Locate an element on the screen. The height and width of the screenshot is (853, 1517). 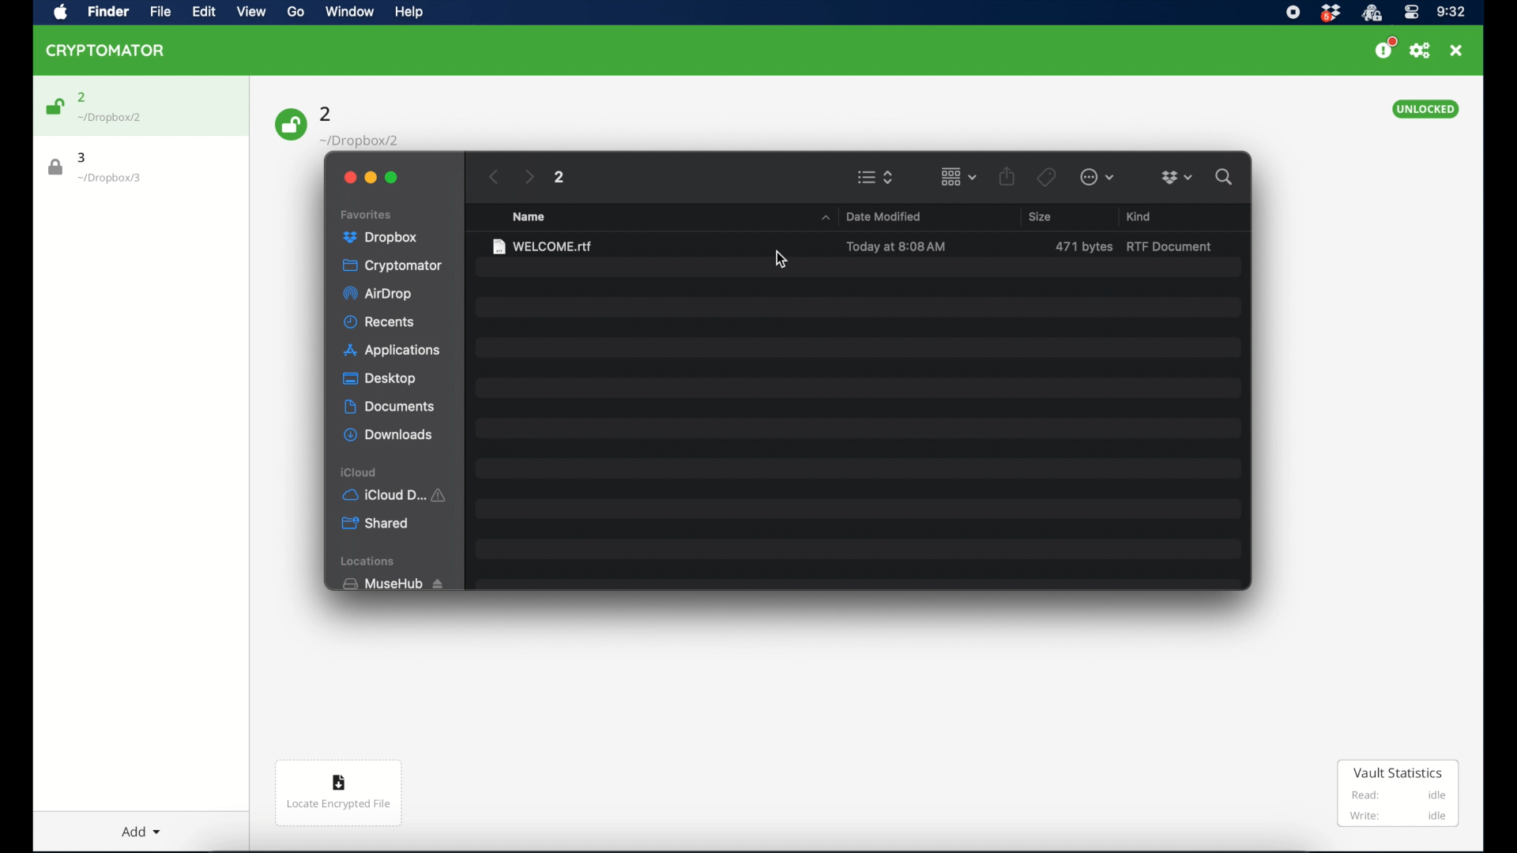
iCloud drive is located at coordinates (396, 496).